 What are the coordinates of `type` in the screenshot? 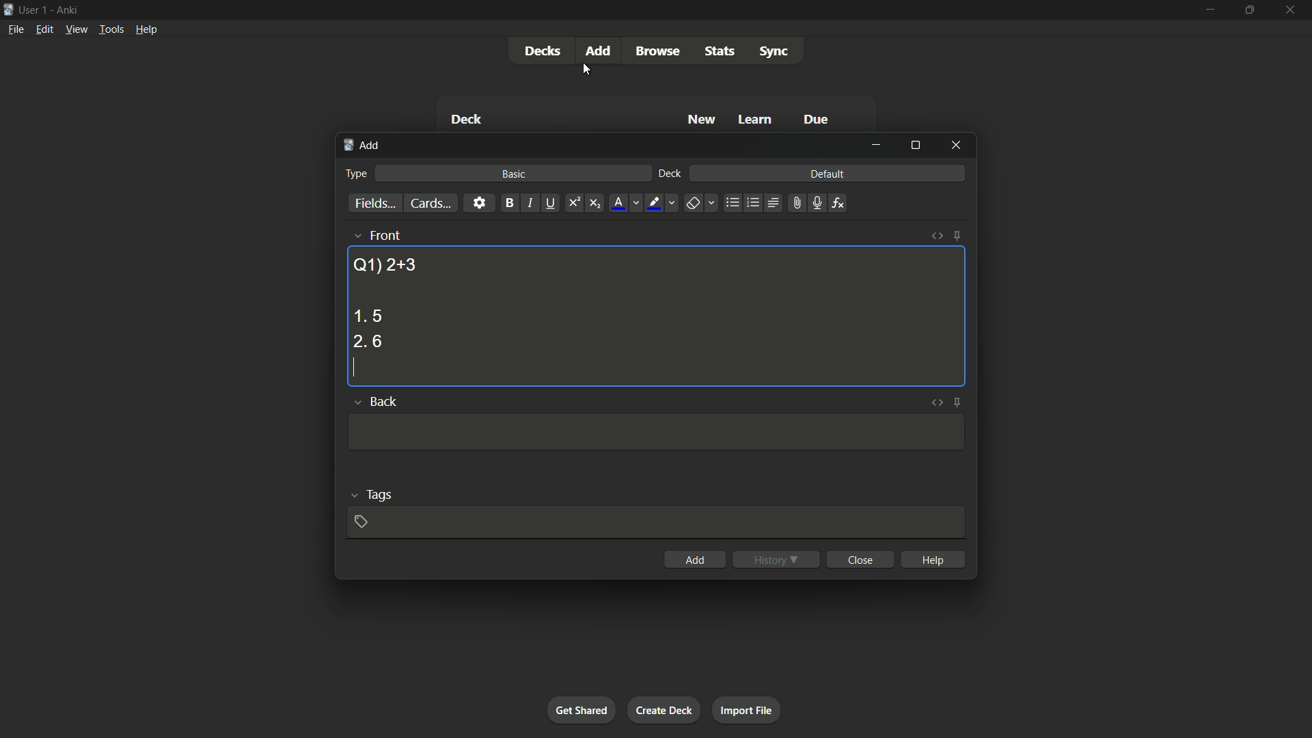 It's located at (355, 174).